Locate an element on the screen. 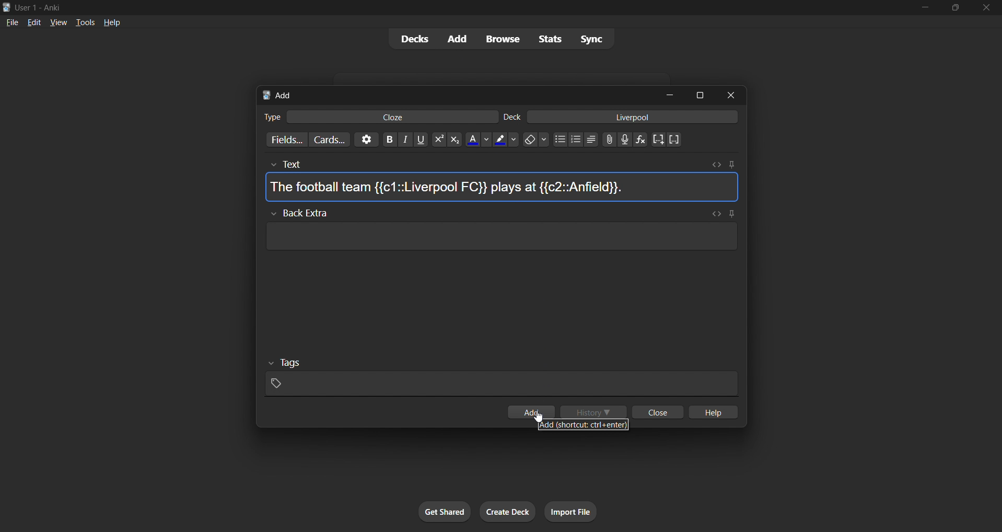 The image size is (1002, 532). toggle sticky is located at coordinates (731, 164).